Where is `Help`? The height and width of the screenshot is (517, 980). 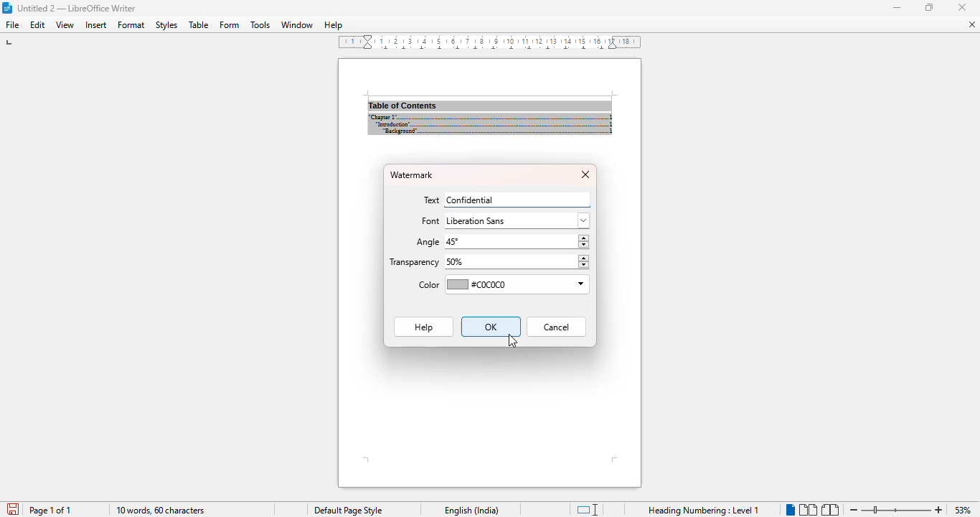
Help is located at coordinates (423, 327).